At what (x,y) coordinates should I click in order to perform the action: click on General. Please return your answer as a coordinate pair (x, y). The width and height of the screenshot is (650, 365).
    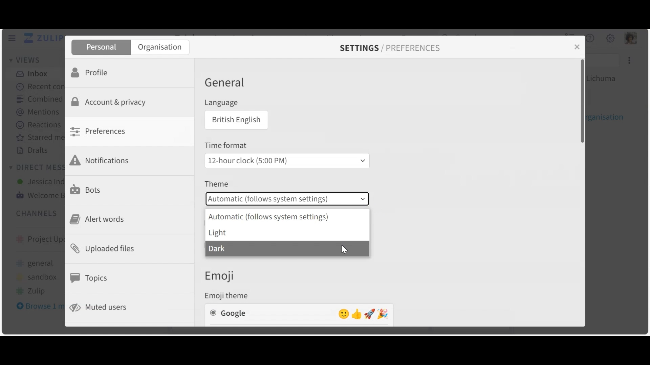
    Looking at the image, I should click on (224, 84).